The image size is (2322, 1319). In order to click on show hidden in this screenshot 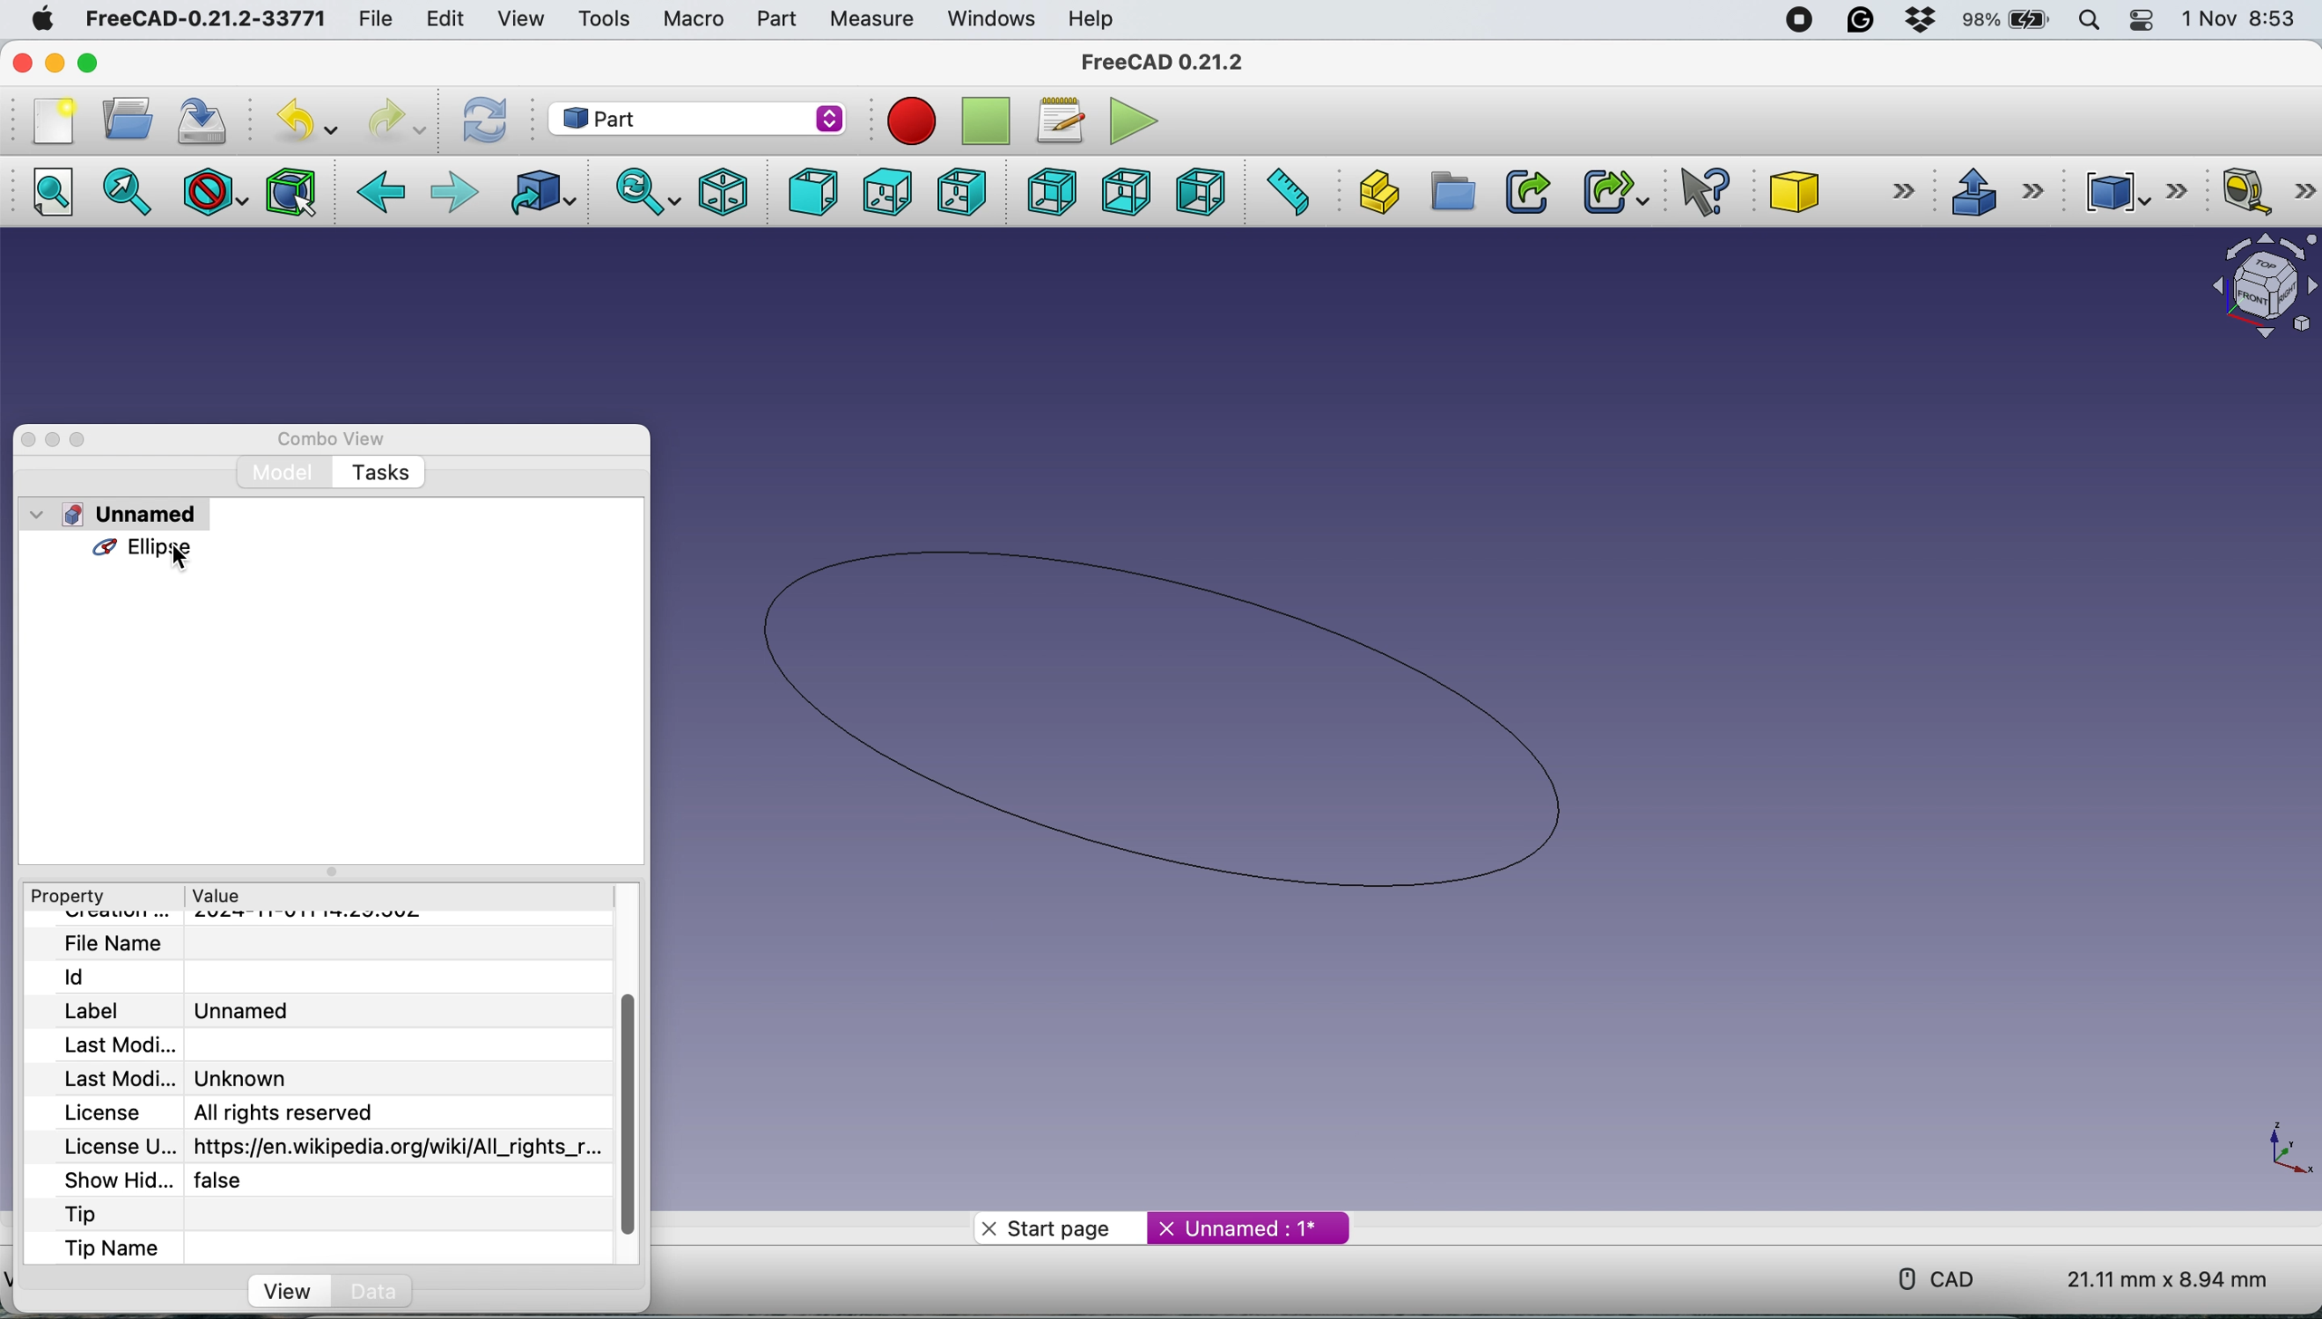, I will do `click(160, 1178)`.